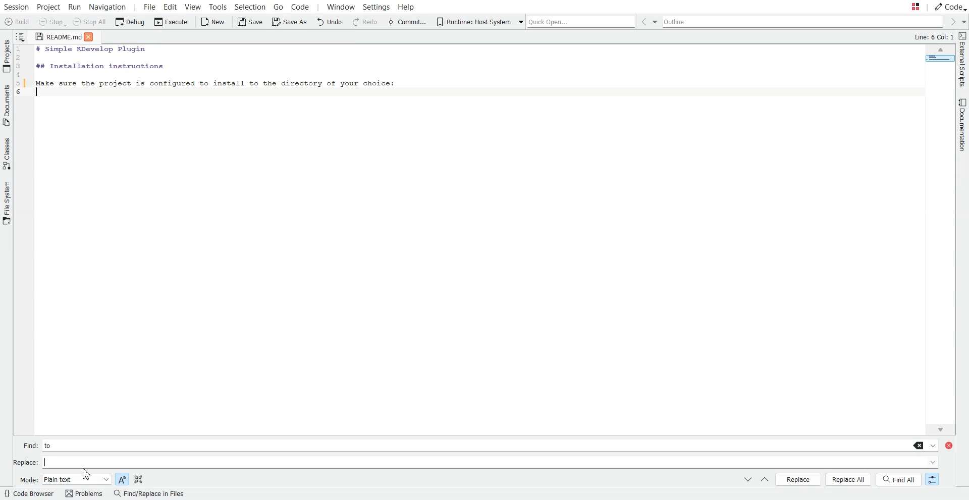 Image resolution: width=969 pixels, height=500 pixels. I want to click on Find/Replace in Files, so click(148, 494).